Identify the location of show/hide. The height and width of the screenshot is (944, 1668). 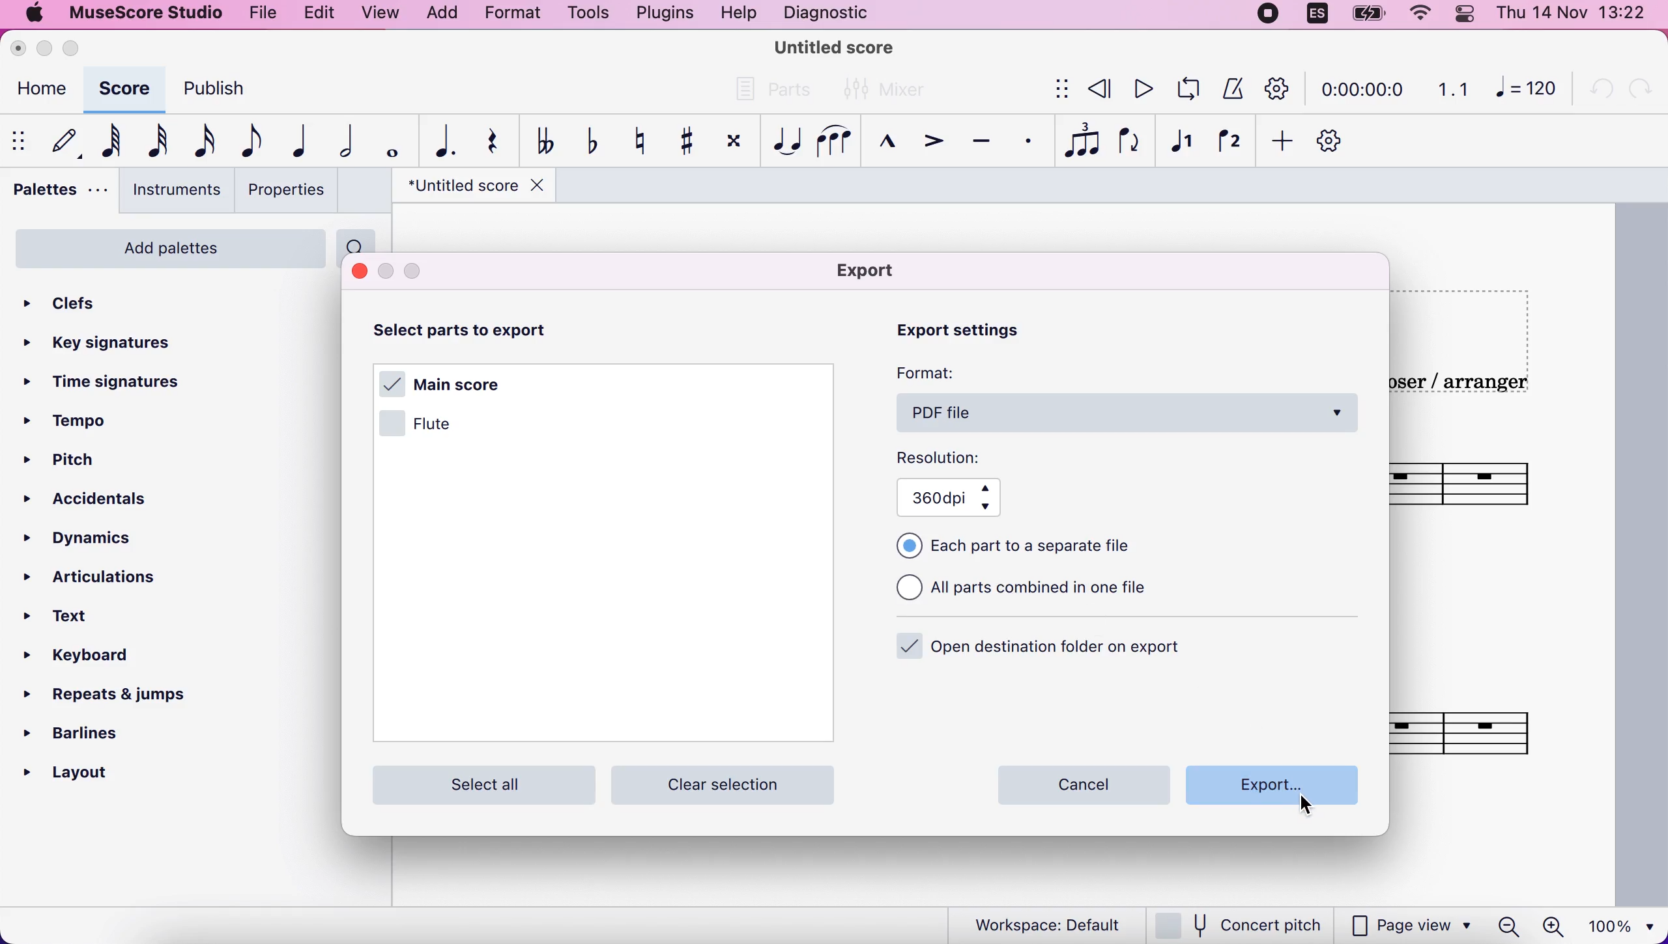
(17, 139).